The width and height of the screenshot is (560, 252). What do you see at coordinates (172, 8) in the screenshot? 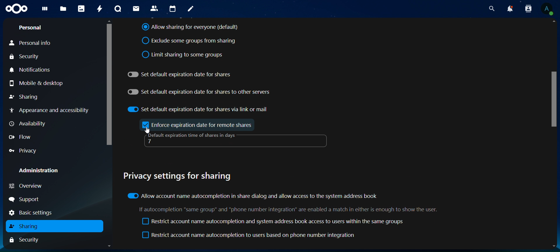
I see `calendar` at bounding box center [172, 8].